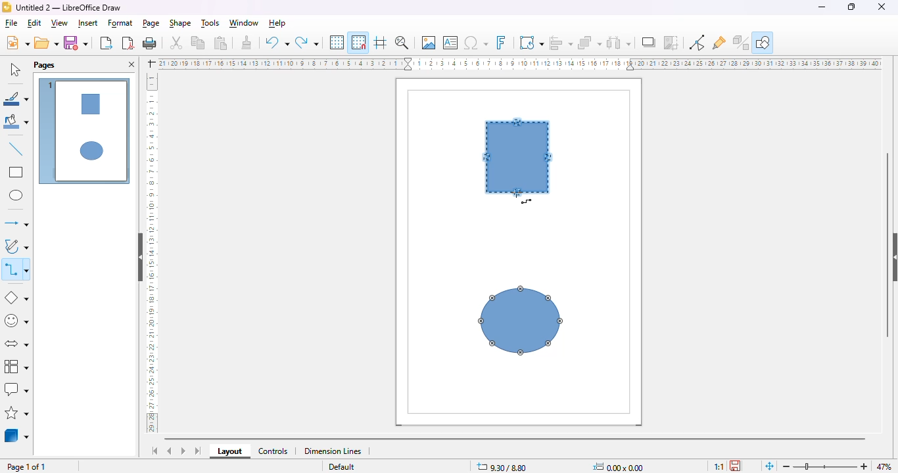  Describe the element at coordinates (16, 195) in the screenshot. I see `ellipse` at that location.